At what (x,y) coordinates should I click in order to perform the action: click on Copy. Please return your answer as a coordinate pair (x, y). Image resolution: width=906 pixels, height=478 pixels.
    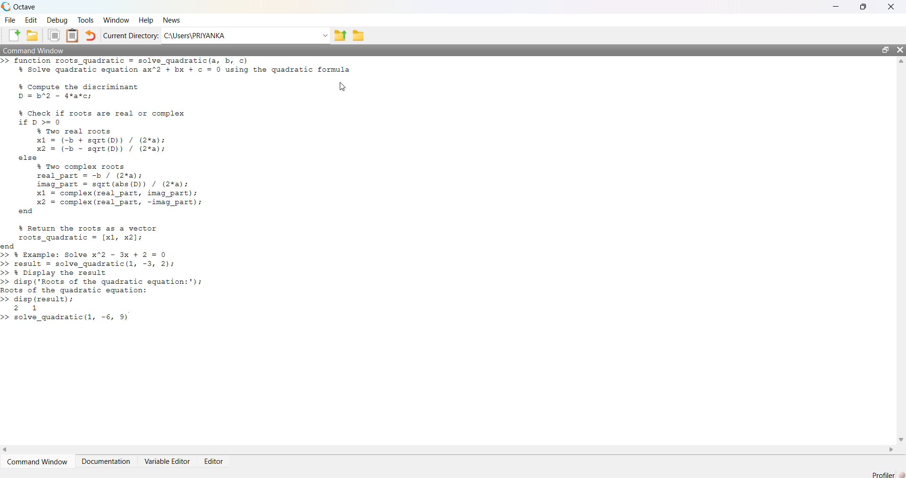
    Looking at the image, I should click on (53, 35).